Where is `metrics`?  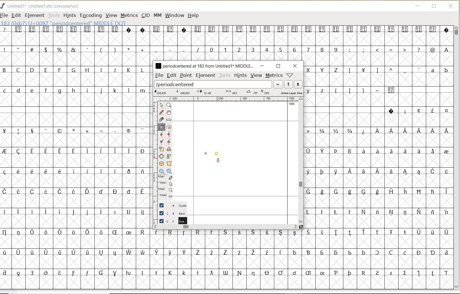 metrics is located at coordinates (274, 75).